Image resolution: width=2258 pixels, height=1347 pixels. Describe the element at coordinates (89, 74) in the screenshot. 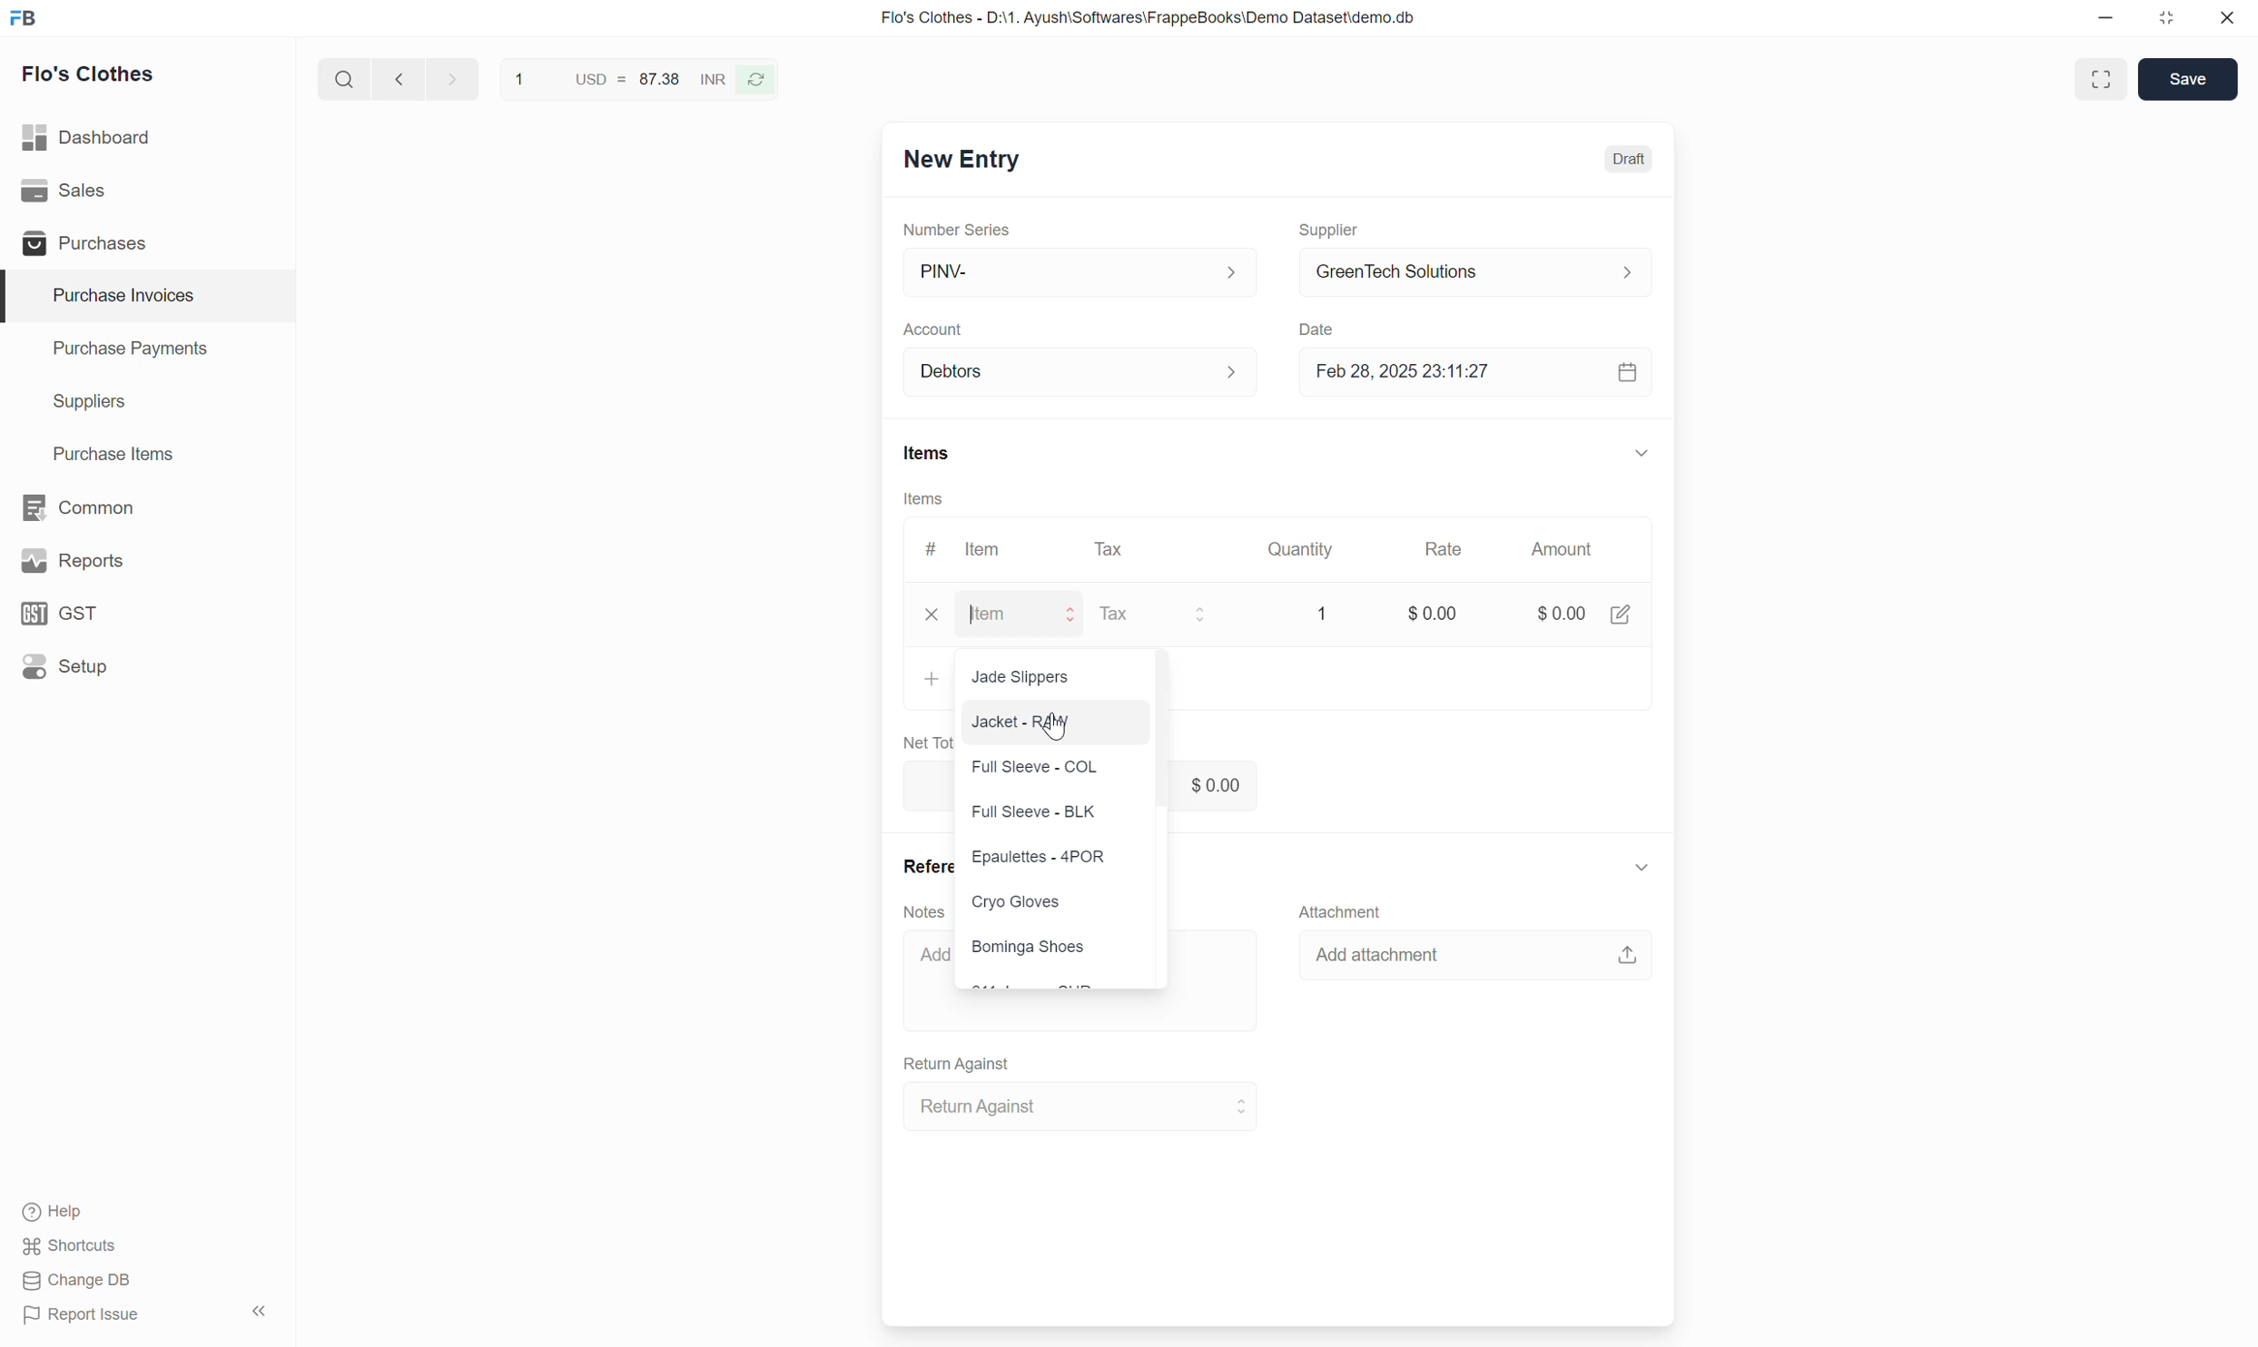

I see `Flo's Clothes` at that location.